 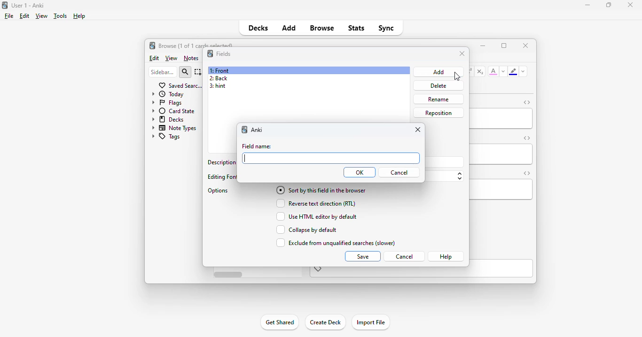 I want to click on title, so click(x=28, y=5).